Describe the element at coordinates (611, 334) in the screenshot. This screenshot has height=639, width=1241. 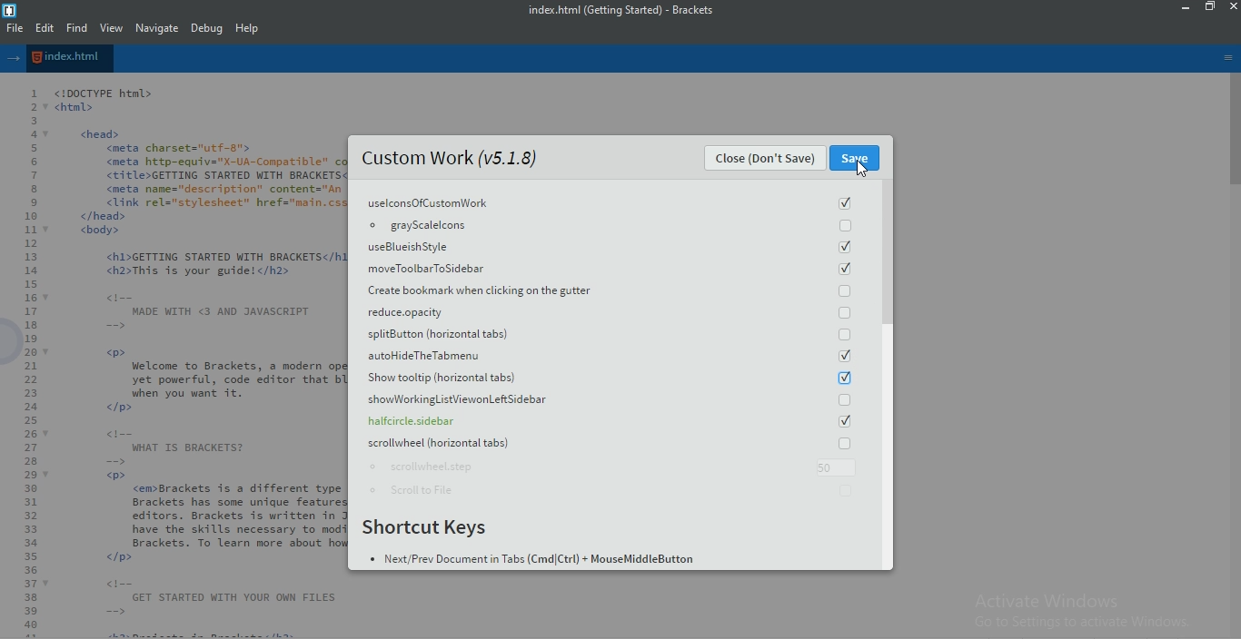
I see `splitButton (horizontal tabs)` at that location.